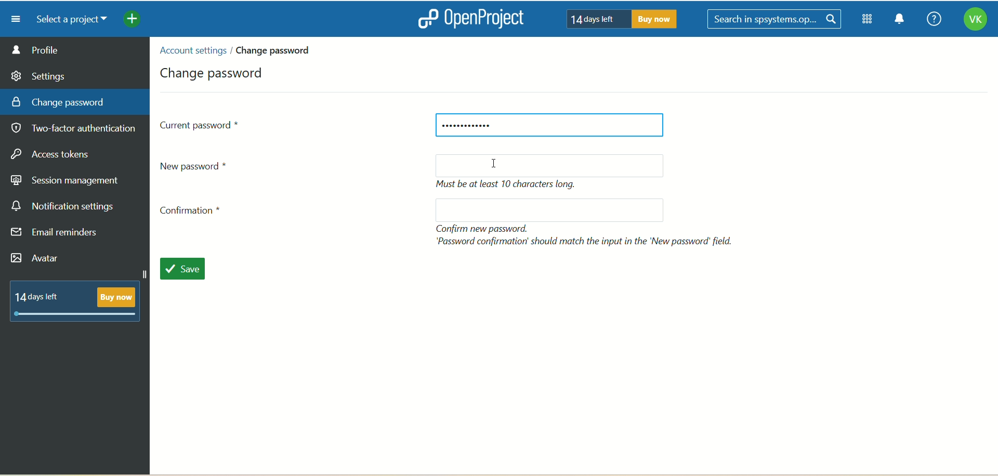  Describe the element at coordinates (55, 155) in the screenshot. I see `access takers` at that location.